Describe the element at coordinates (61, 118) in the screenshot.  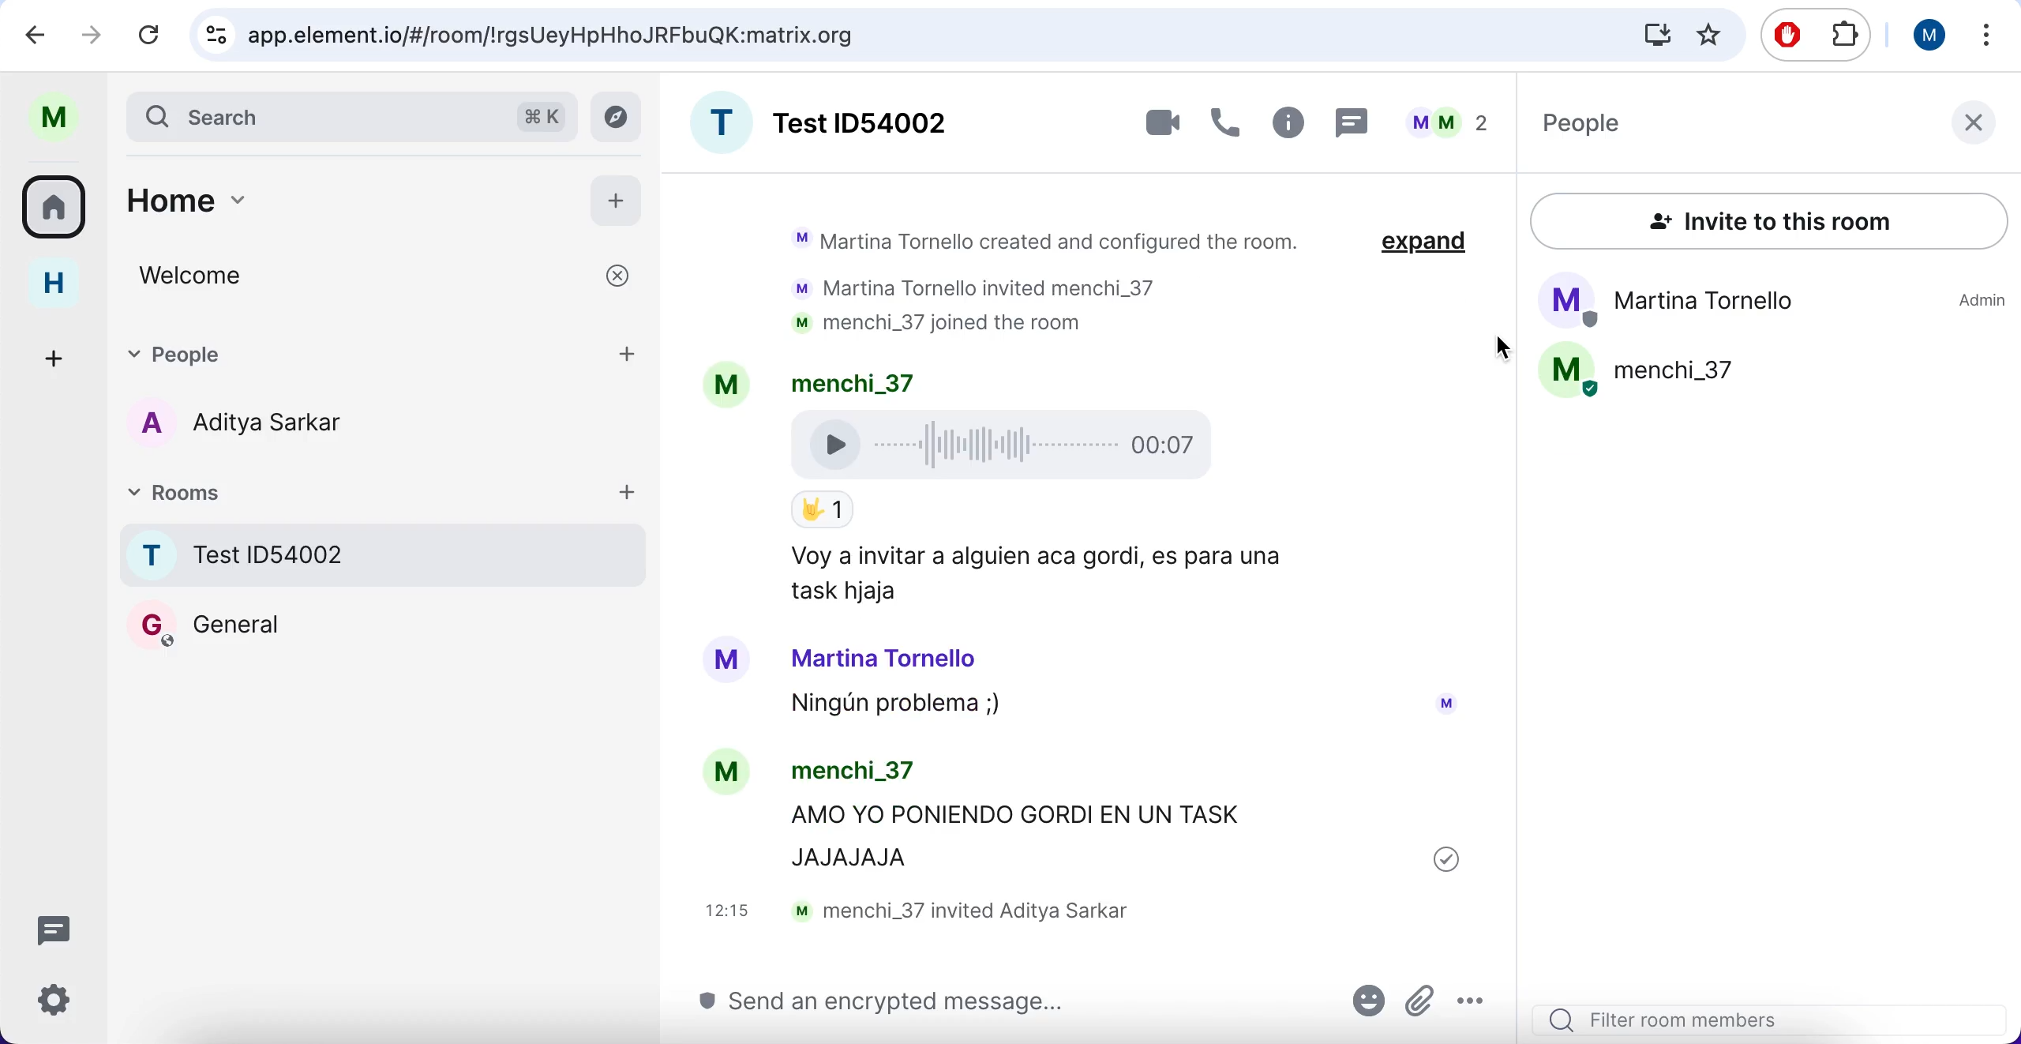
I see `user` at that location.